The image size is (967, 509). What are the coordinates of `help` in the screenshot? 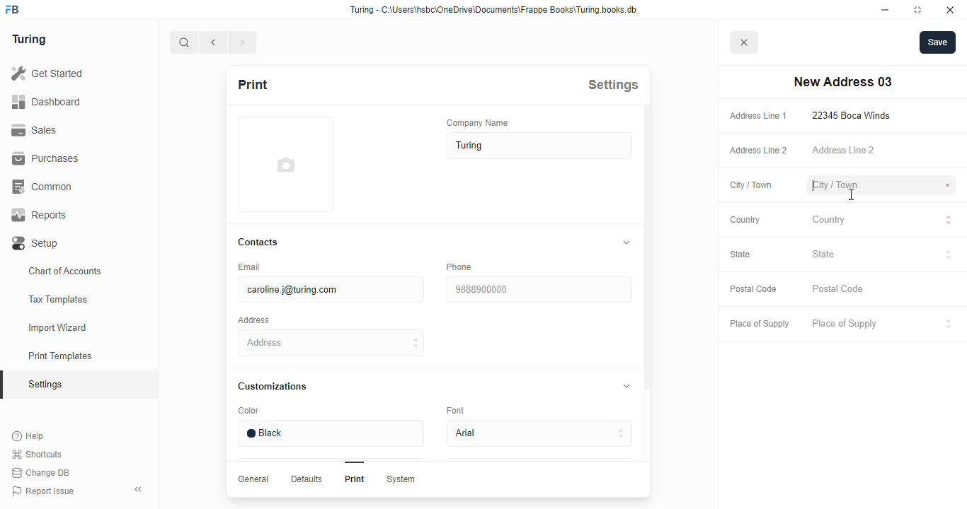 It's located at (29, 436).